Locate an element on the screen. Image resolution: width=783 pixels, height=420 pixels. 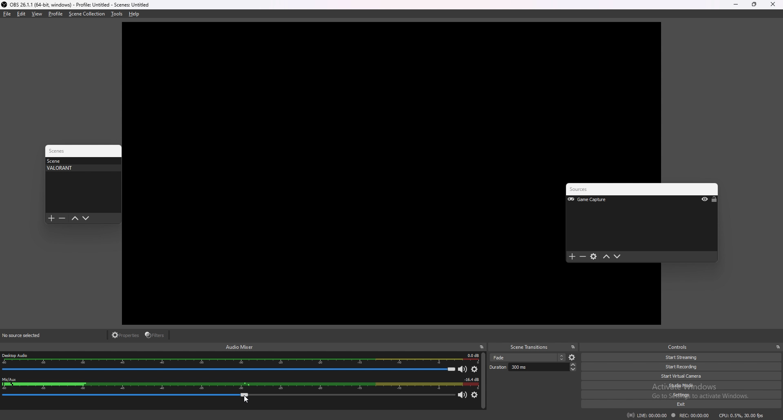
settings is located at coordinates (594, 257).